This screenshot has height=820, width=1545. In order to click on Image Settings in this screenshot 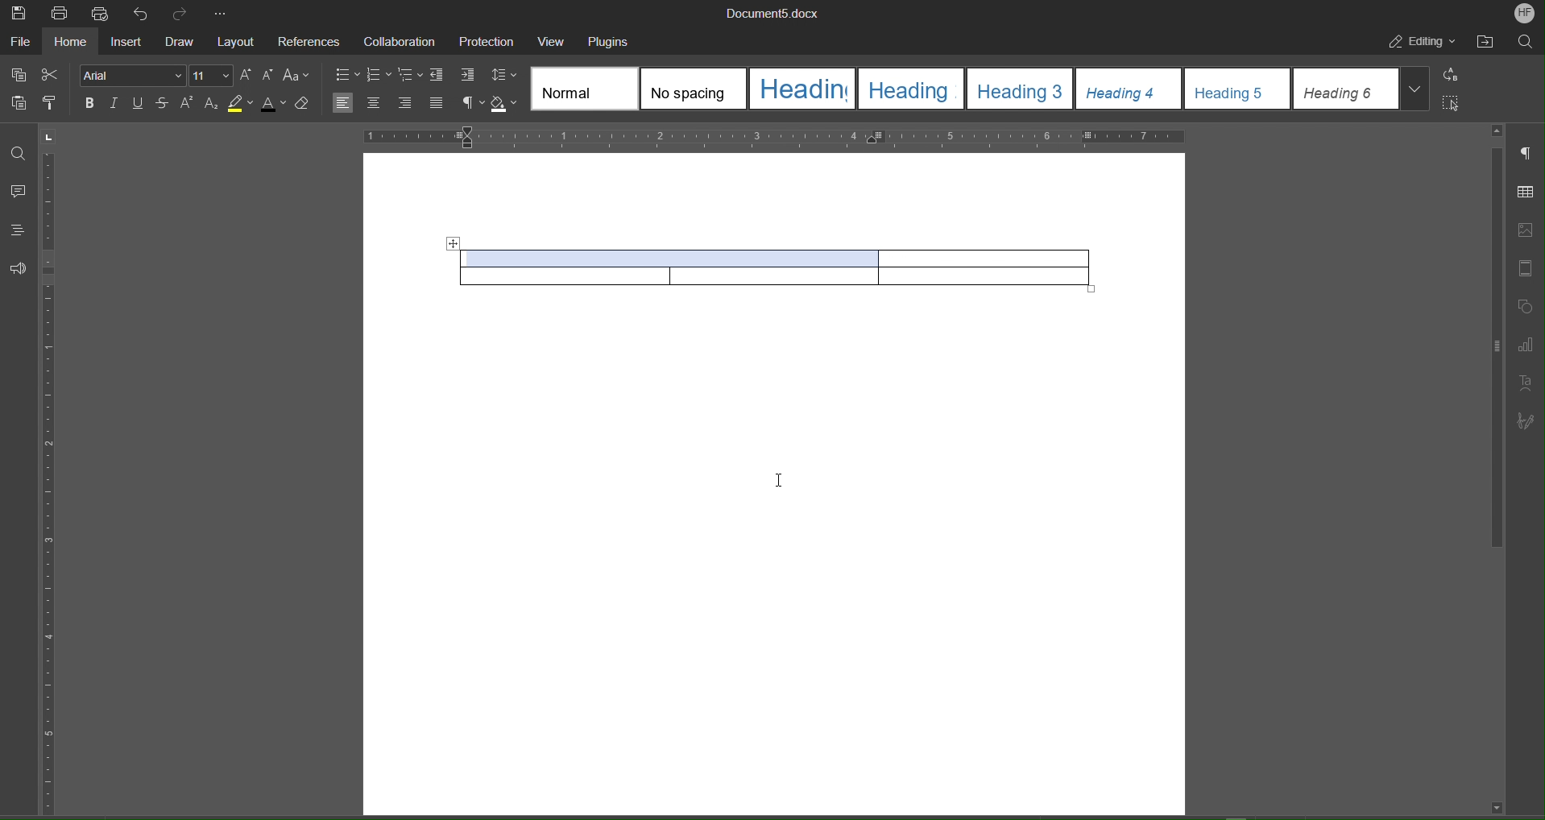, I will do `click(1527, 226)`.